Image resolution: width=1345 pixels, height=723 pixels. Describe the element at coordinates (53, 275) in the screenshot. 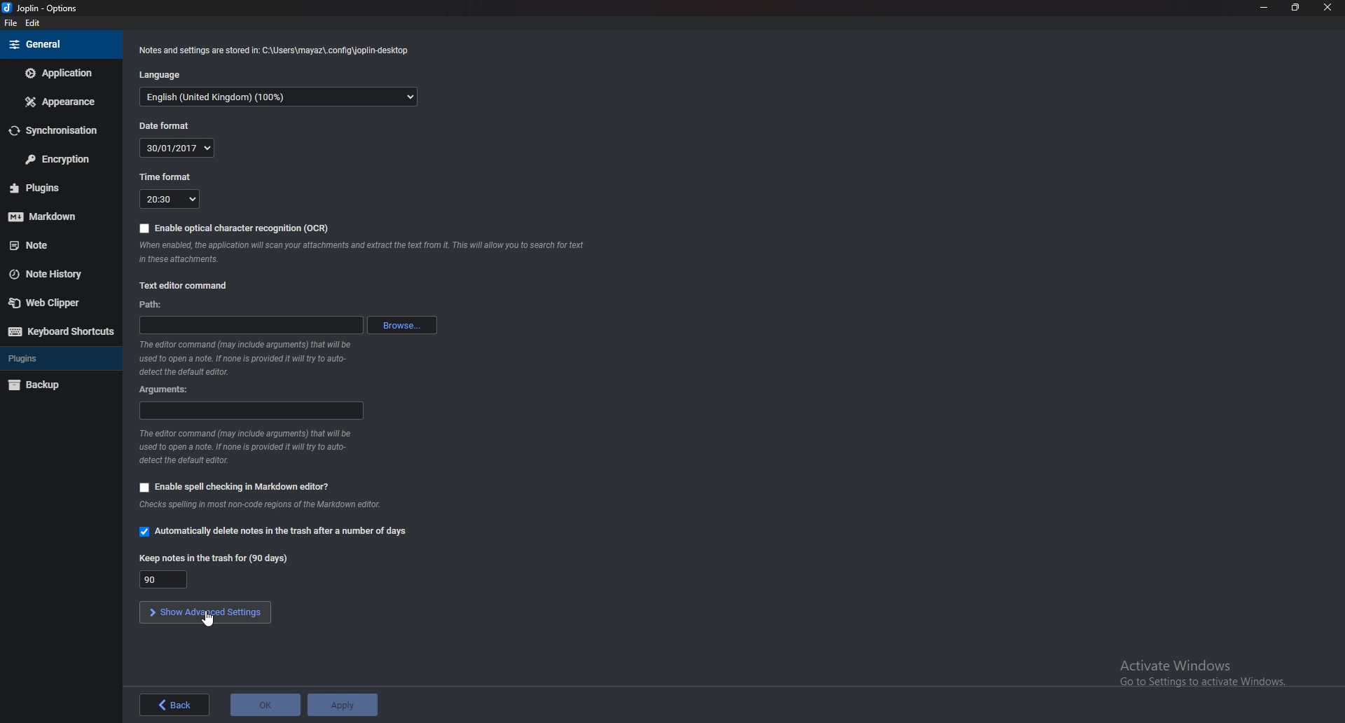

I see `Note history` at that location.